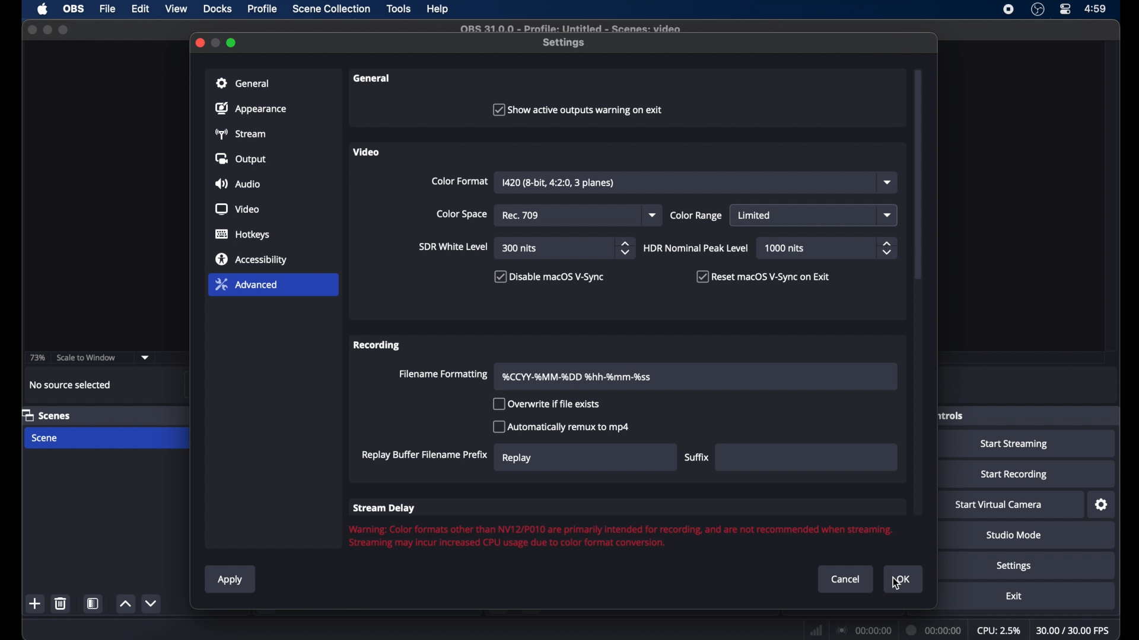  What do you see at coordinates (625, 248) in the screenshot?
I see `stepper buttons` at bounding box center [625, 248].